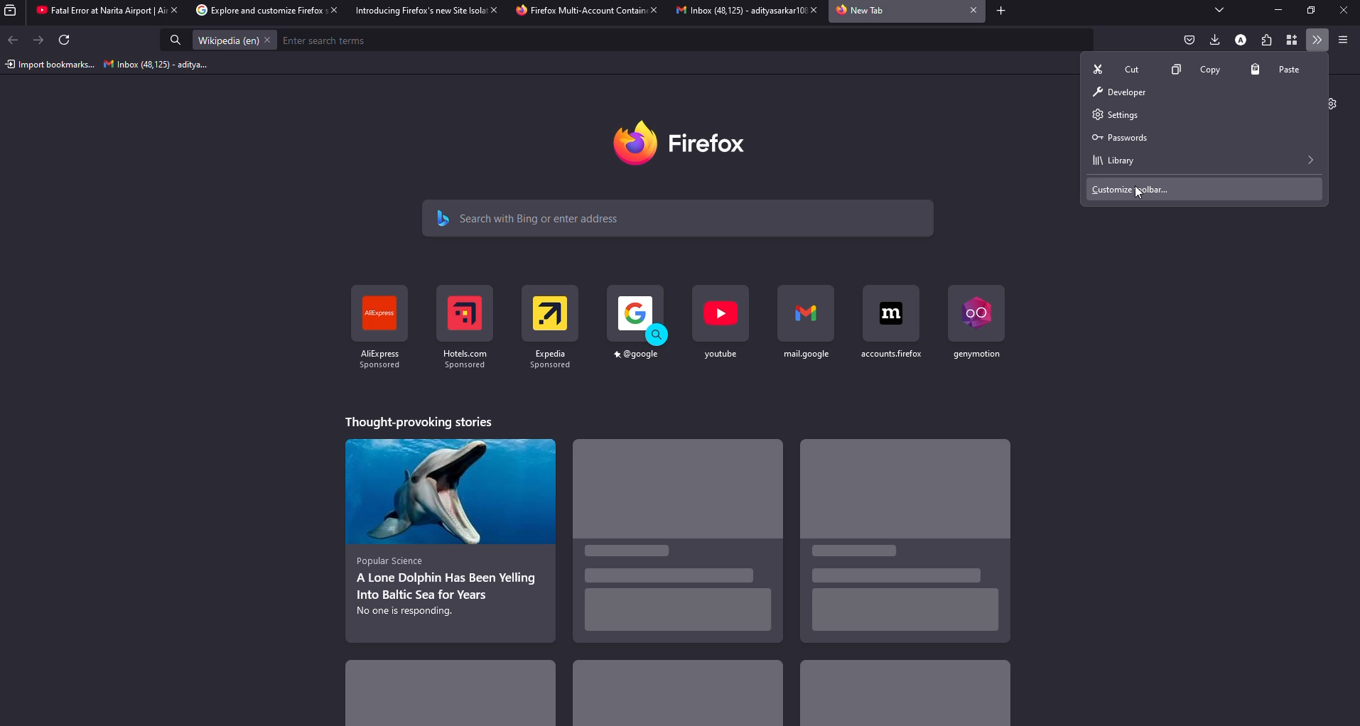 The image size is (1360, 726). Describe the element at coordinates (1195, 69) in the screenshot. I see `copy` at that location.